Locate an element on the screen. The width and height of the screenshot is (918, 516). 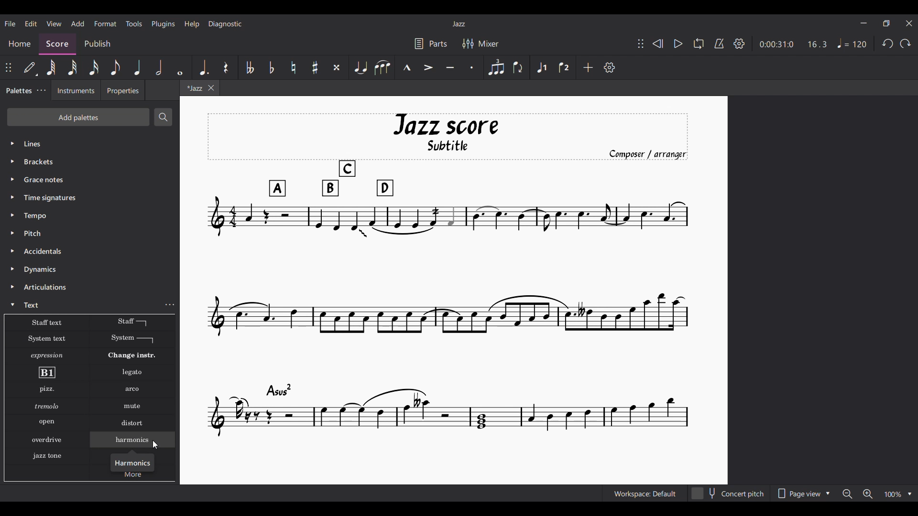
Settings is located at coordinates (610, 67).